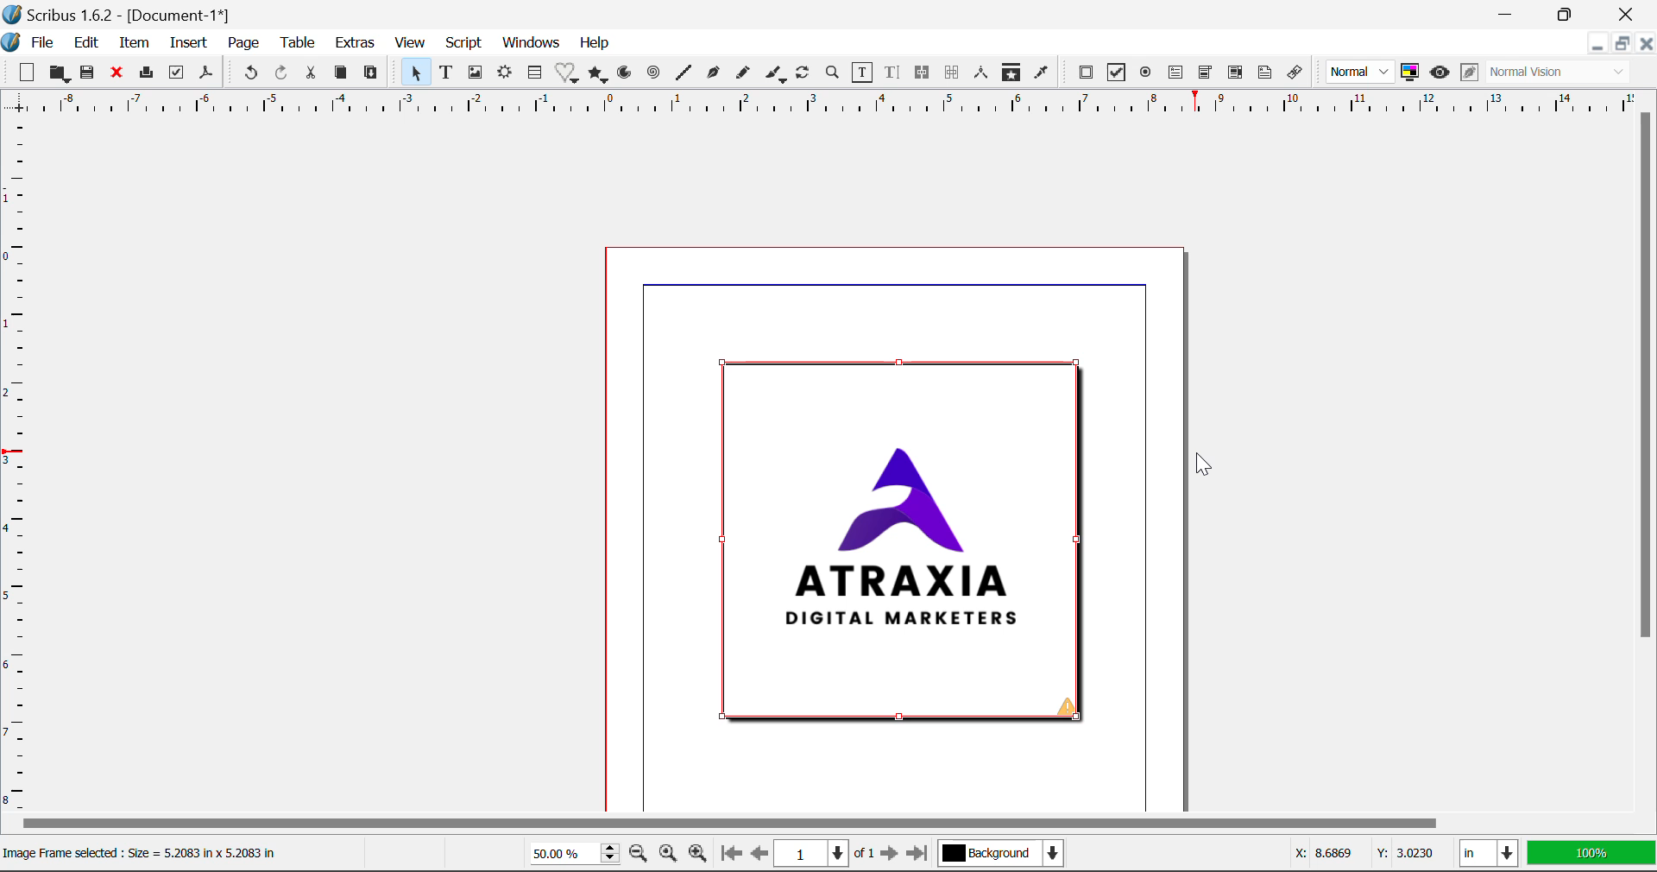 Image resolution: width=1657 pixels, height=872 pixels. I want to click on Close, so click(1646, 44).